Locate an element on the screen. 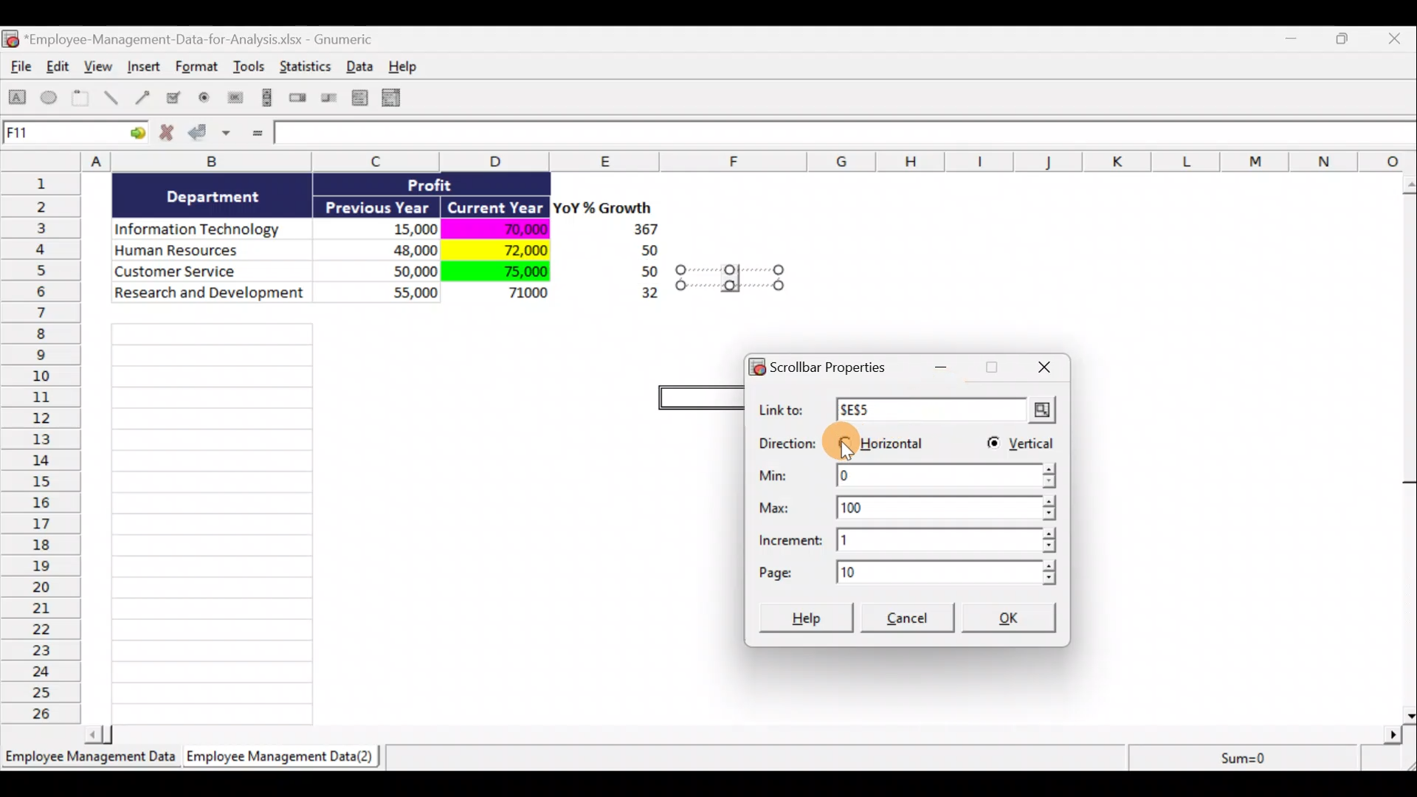 This screenshot has height=797, width=1417. Enter formula is located at coordinates (255, 134).